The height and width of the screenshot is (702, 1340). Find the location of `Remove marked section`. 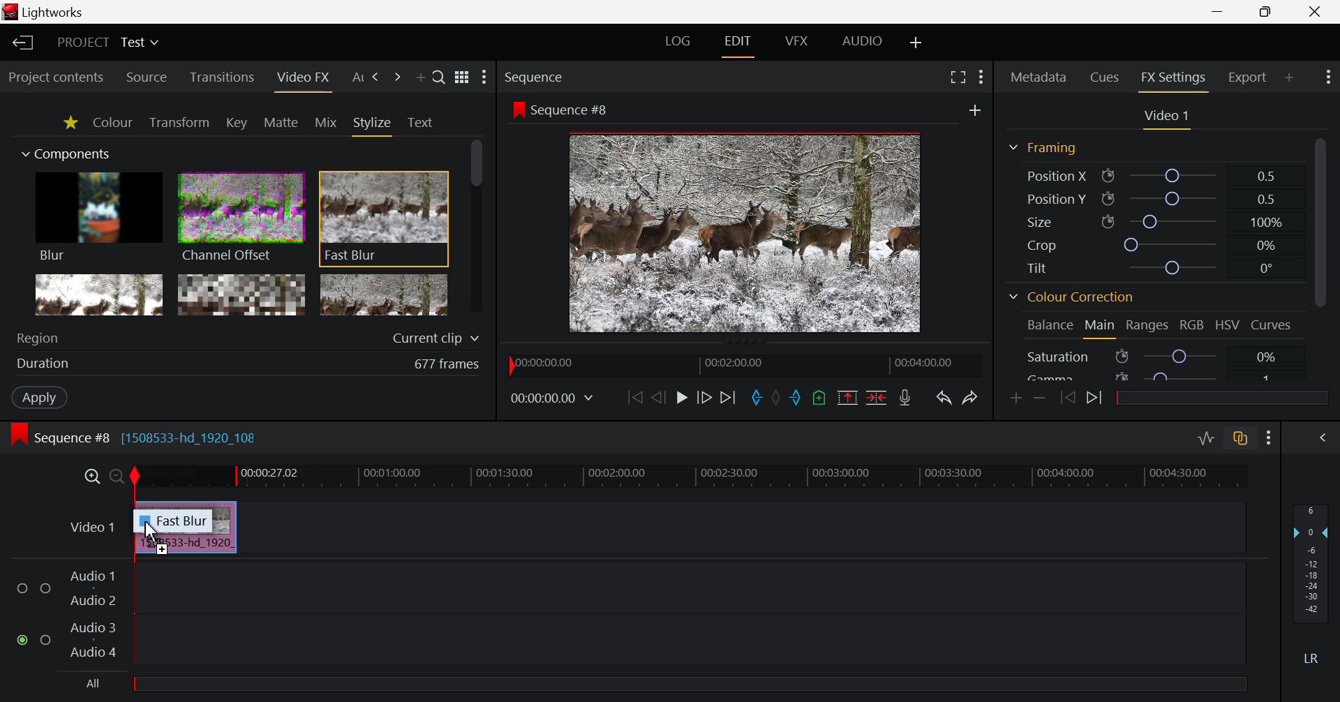

Remove marked section is located at coordinates (849, 398).